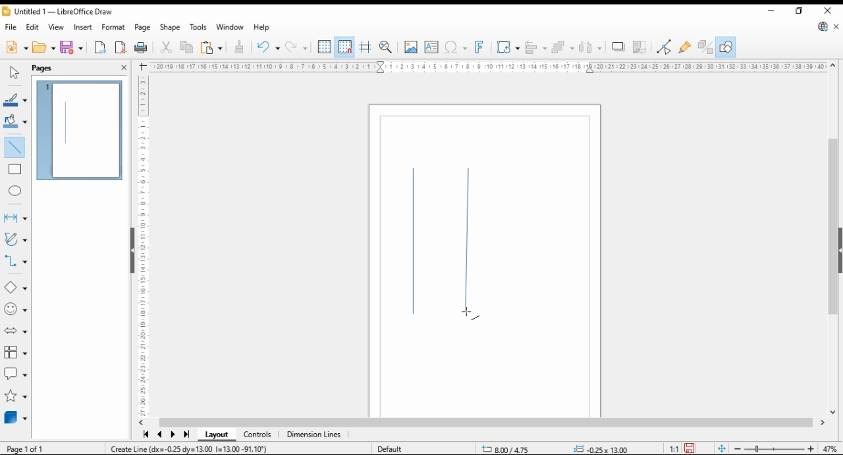  Describe the element at coordinates (144, 243) in the screenshot. I see `vertical scale` at that location.